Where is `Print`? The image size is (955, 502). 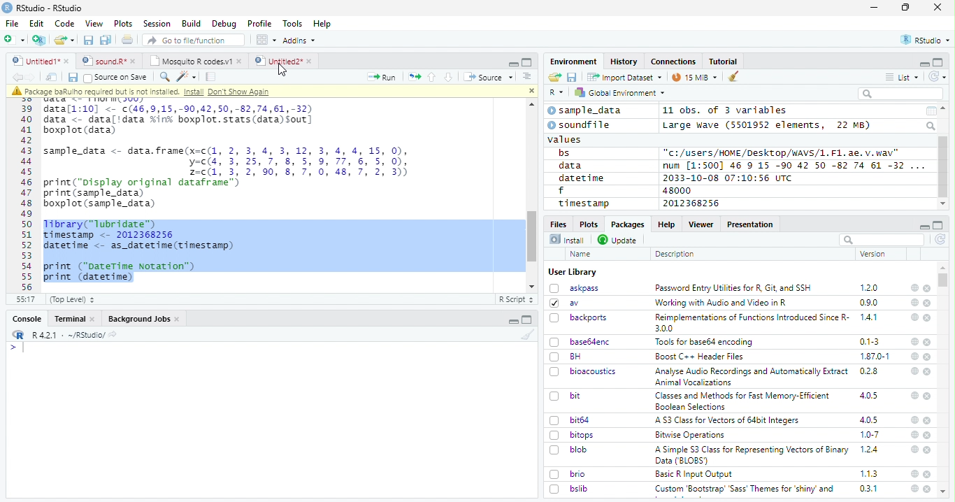
Print is located at coordinates (128, 39).